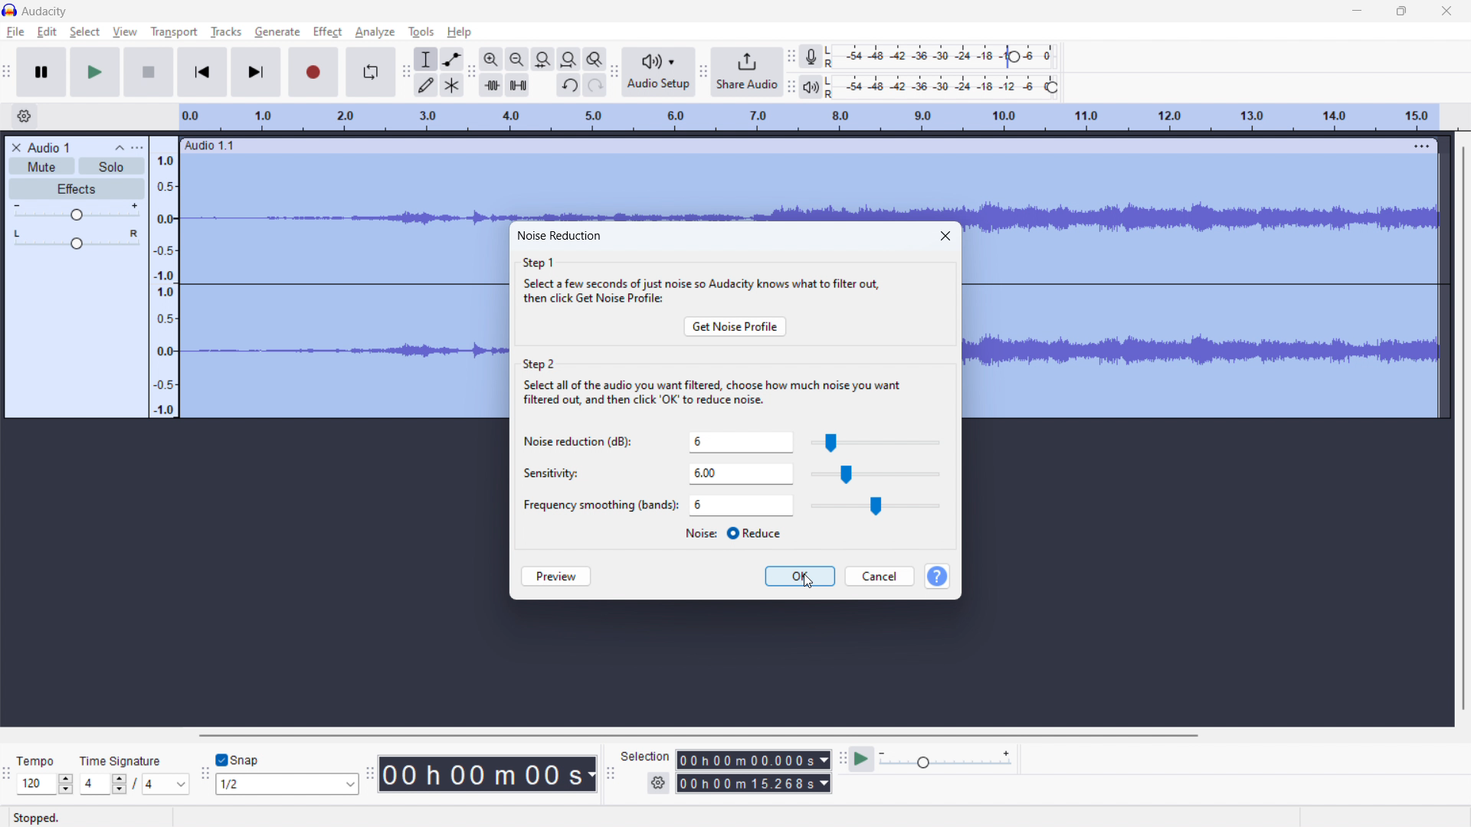 The image size is (1471, 827). I want to click on collapse, so click(118, 148).